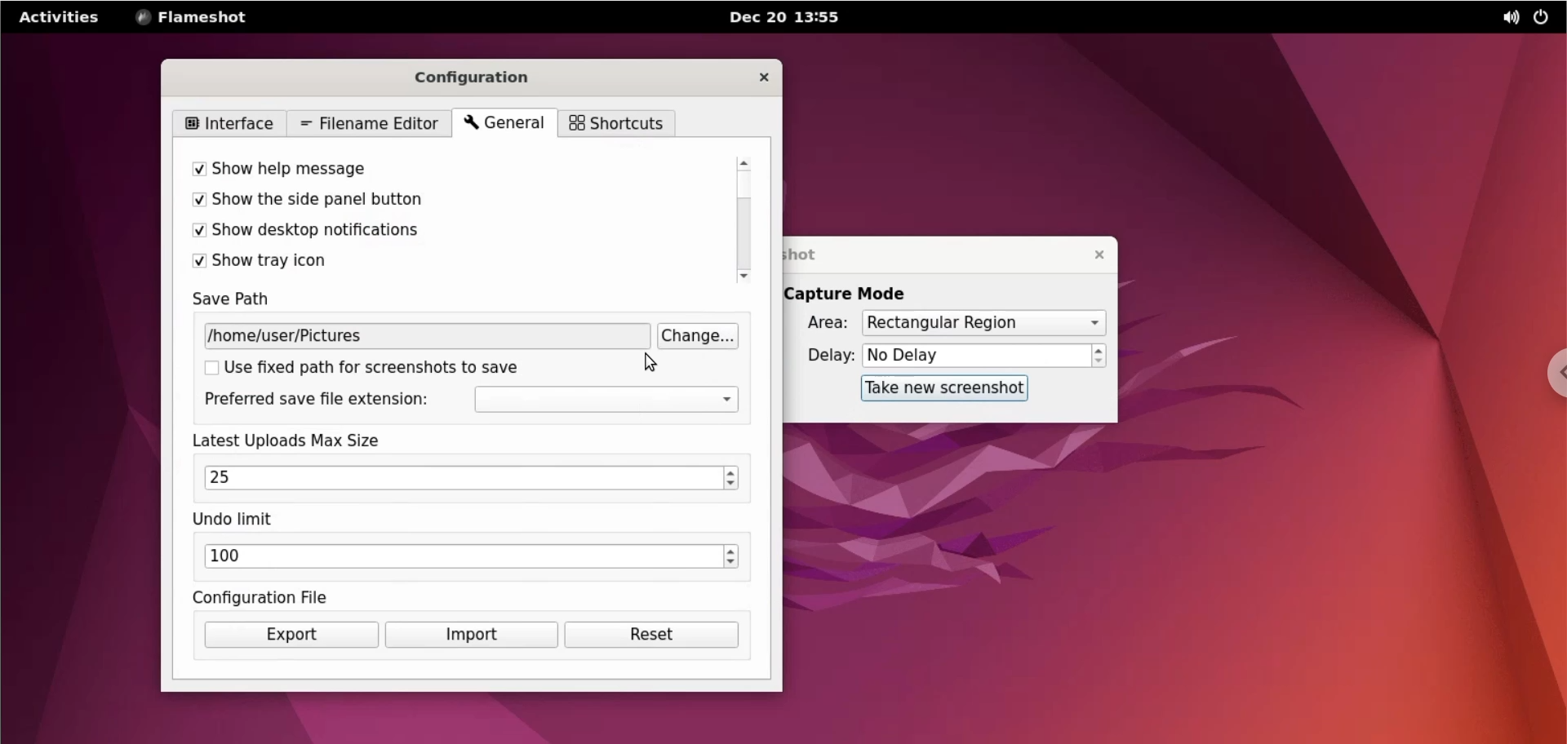 The width and height of the screenshot is (1567, 744). What do you see at coordinates (650, 635) in the screenshot?
I see `reset ` at bounding box center [650, 635].